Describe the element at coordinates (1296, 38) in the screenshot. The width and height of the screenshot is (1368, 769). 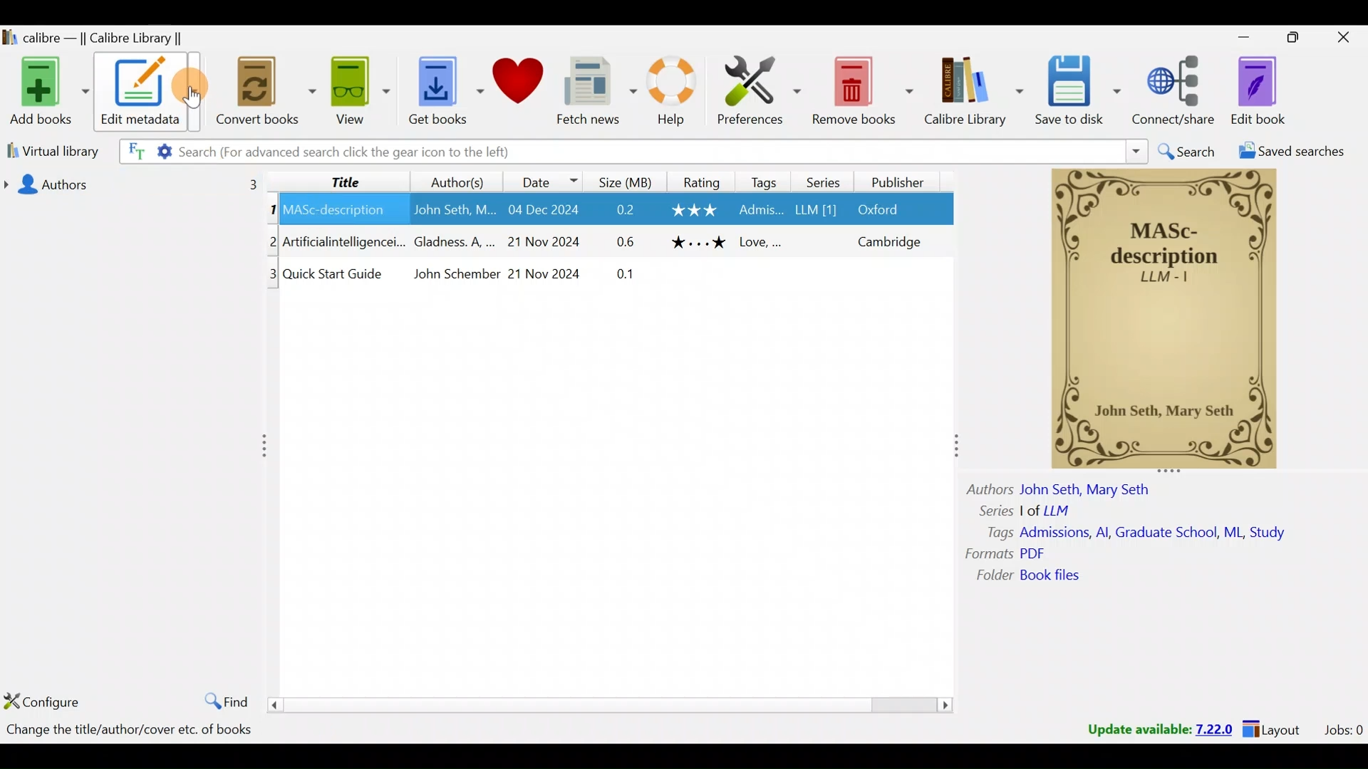
I see `Maximise` at that location.